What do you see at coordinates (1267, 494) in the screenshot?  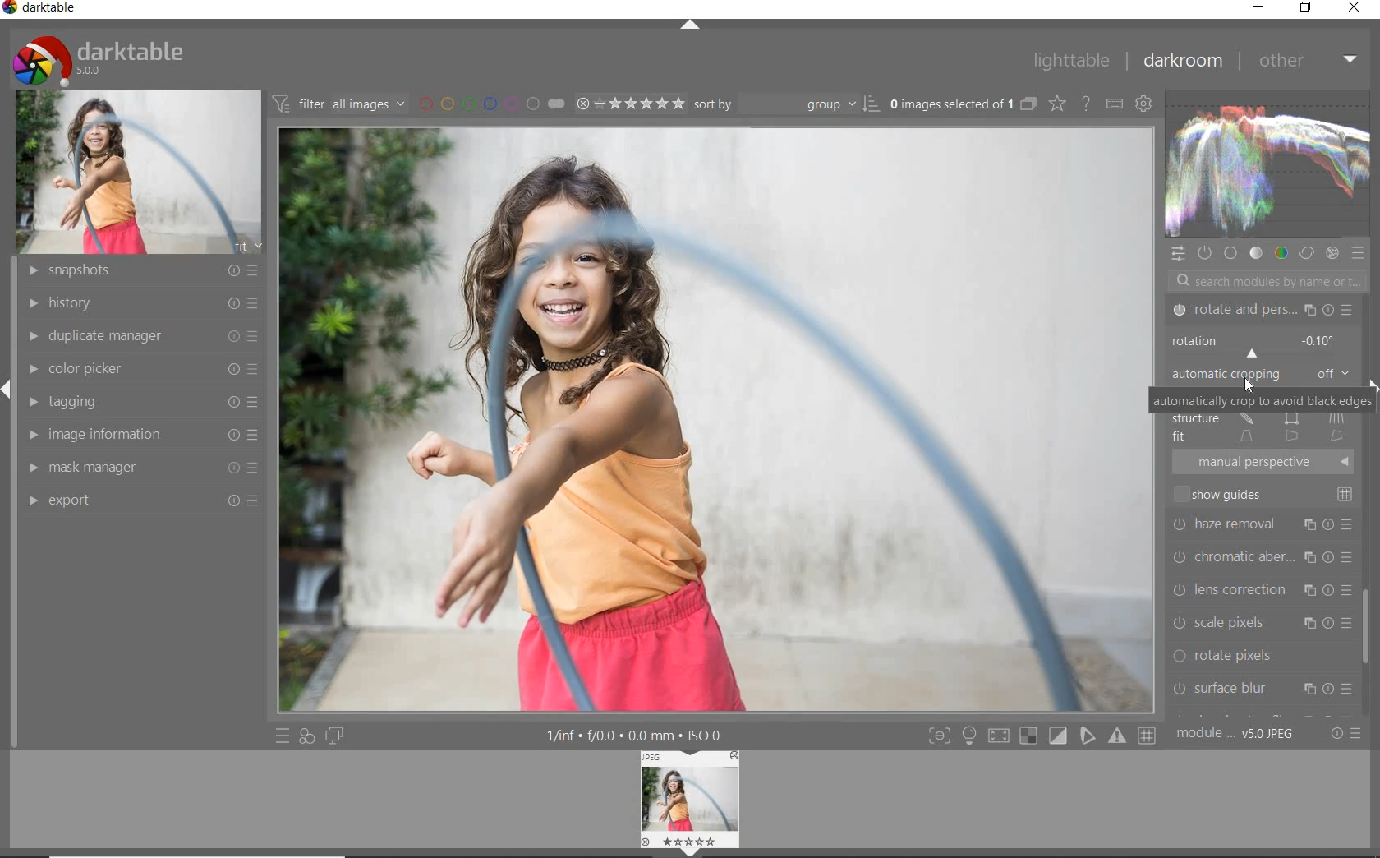 I see `SHOW GUIDES` at bounding box center [1267, 494].